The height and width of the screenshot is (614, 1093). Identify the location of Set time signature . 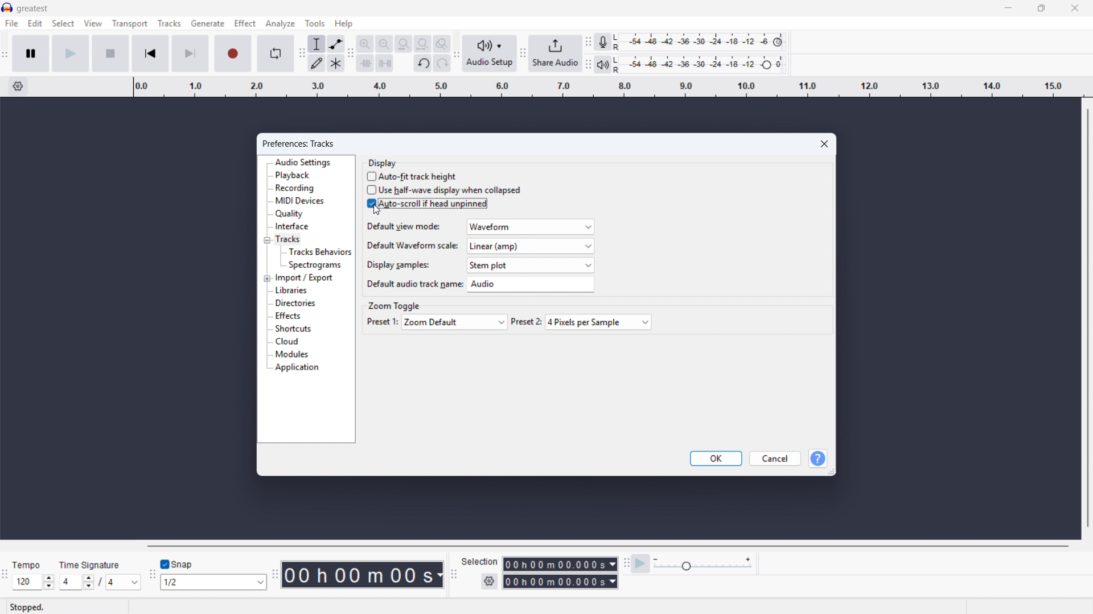
(100, 583).